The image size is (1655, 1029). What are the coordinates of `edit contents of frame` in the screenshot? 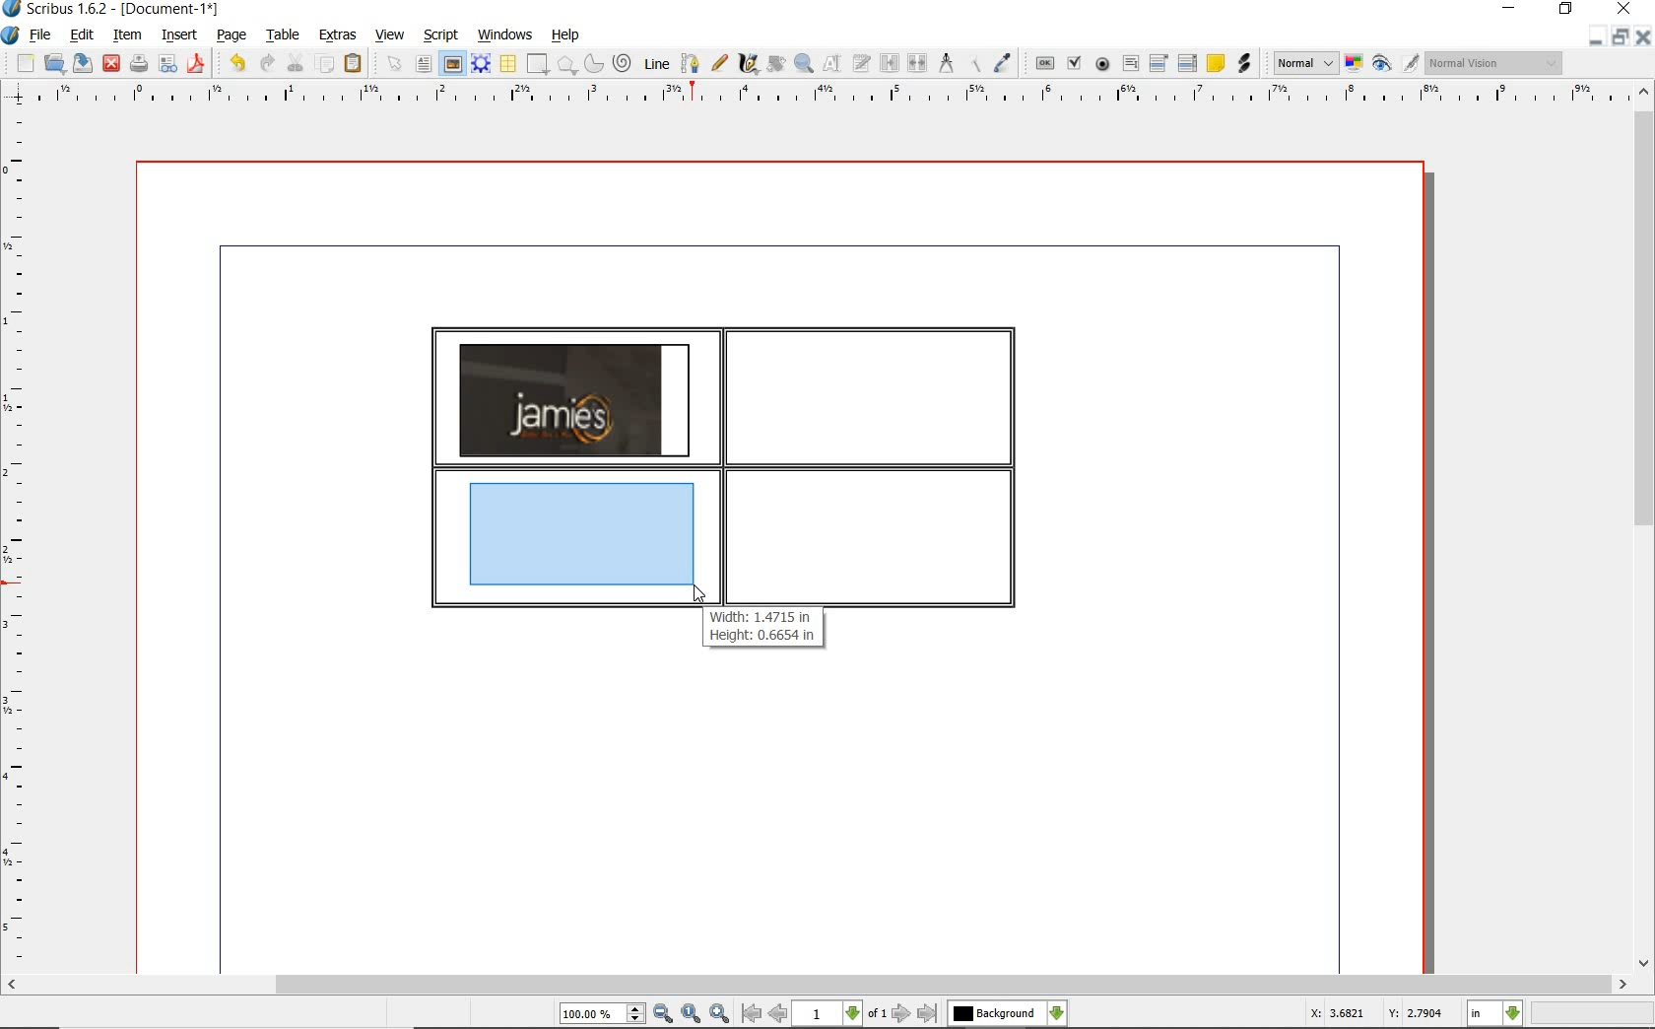 It's located at (832, 64).